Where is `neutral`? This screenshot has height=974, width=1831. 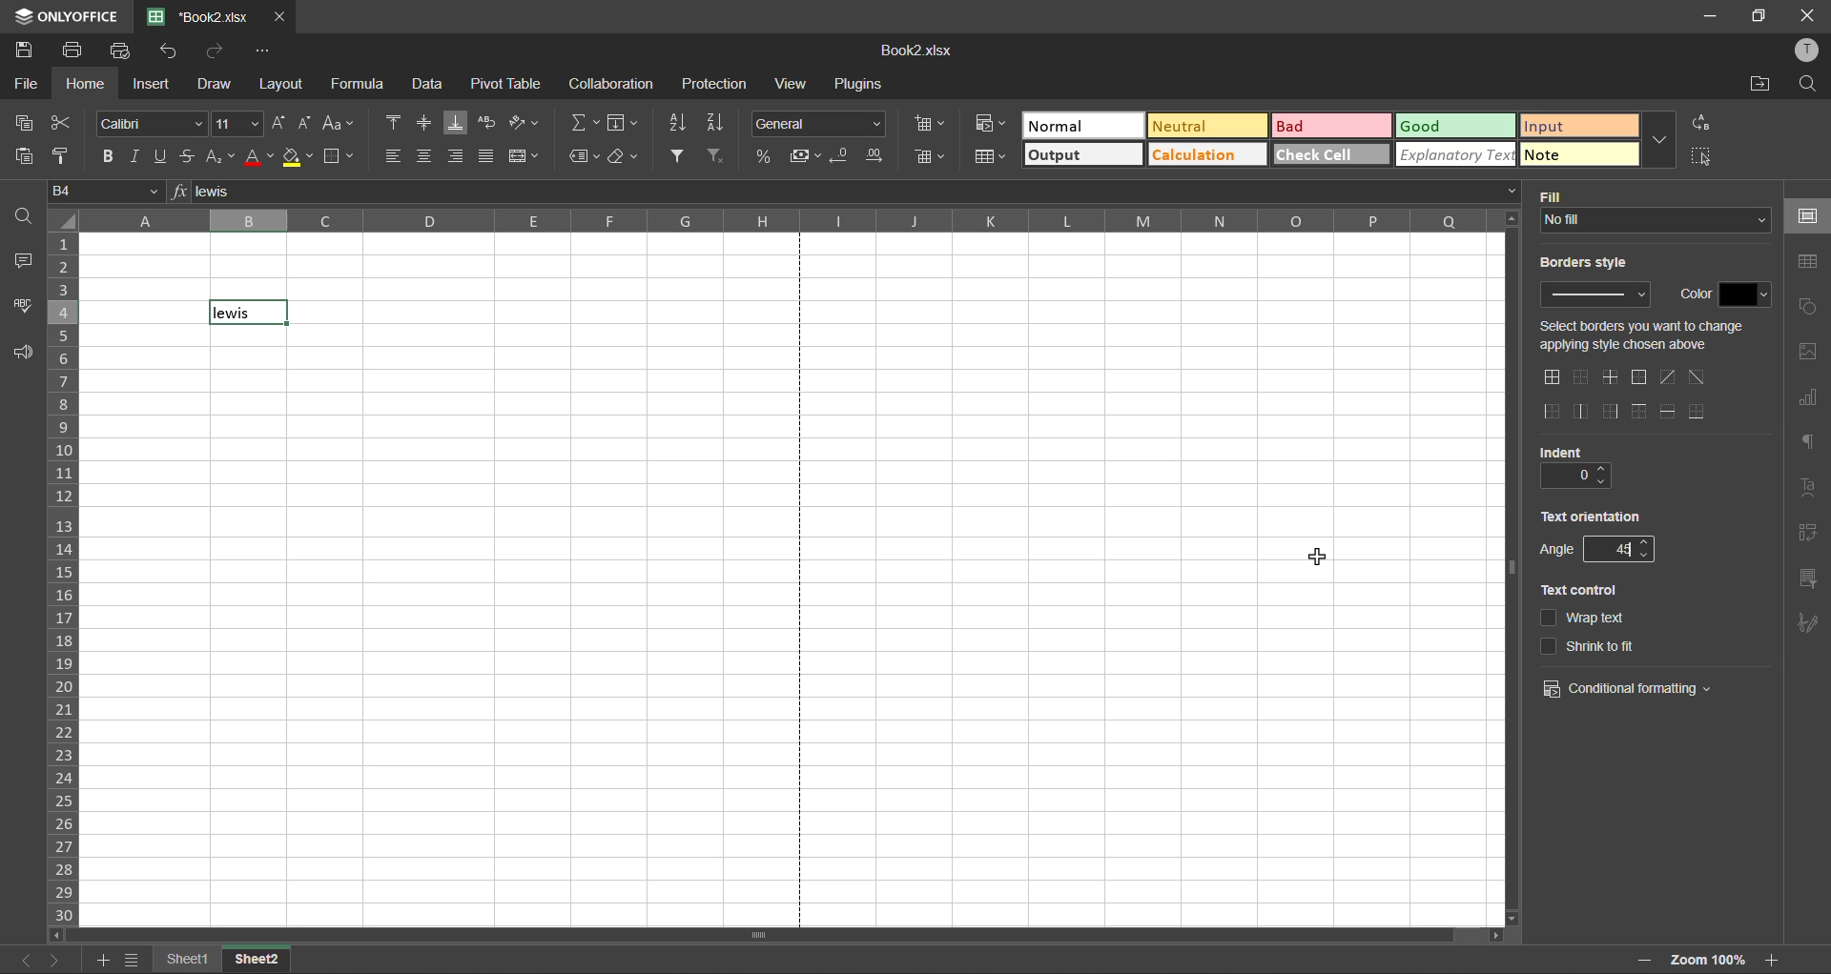 neutral is located at coordinates (1205, 125).